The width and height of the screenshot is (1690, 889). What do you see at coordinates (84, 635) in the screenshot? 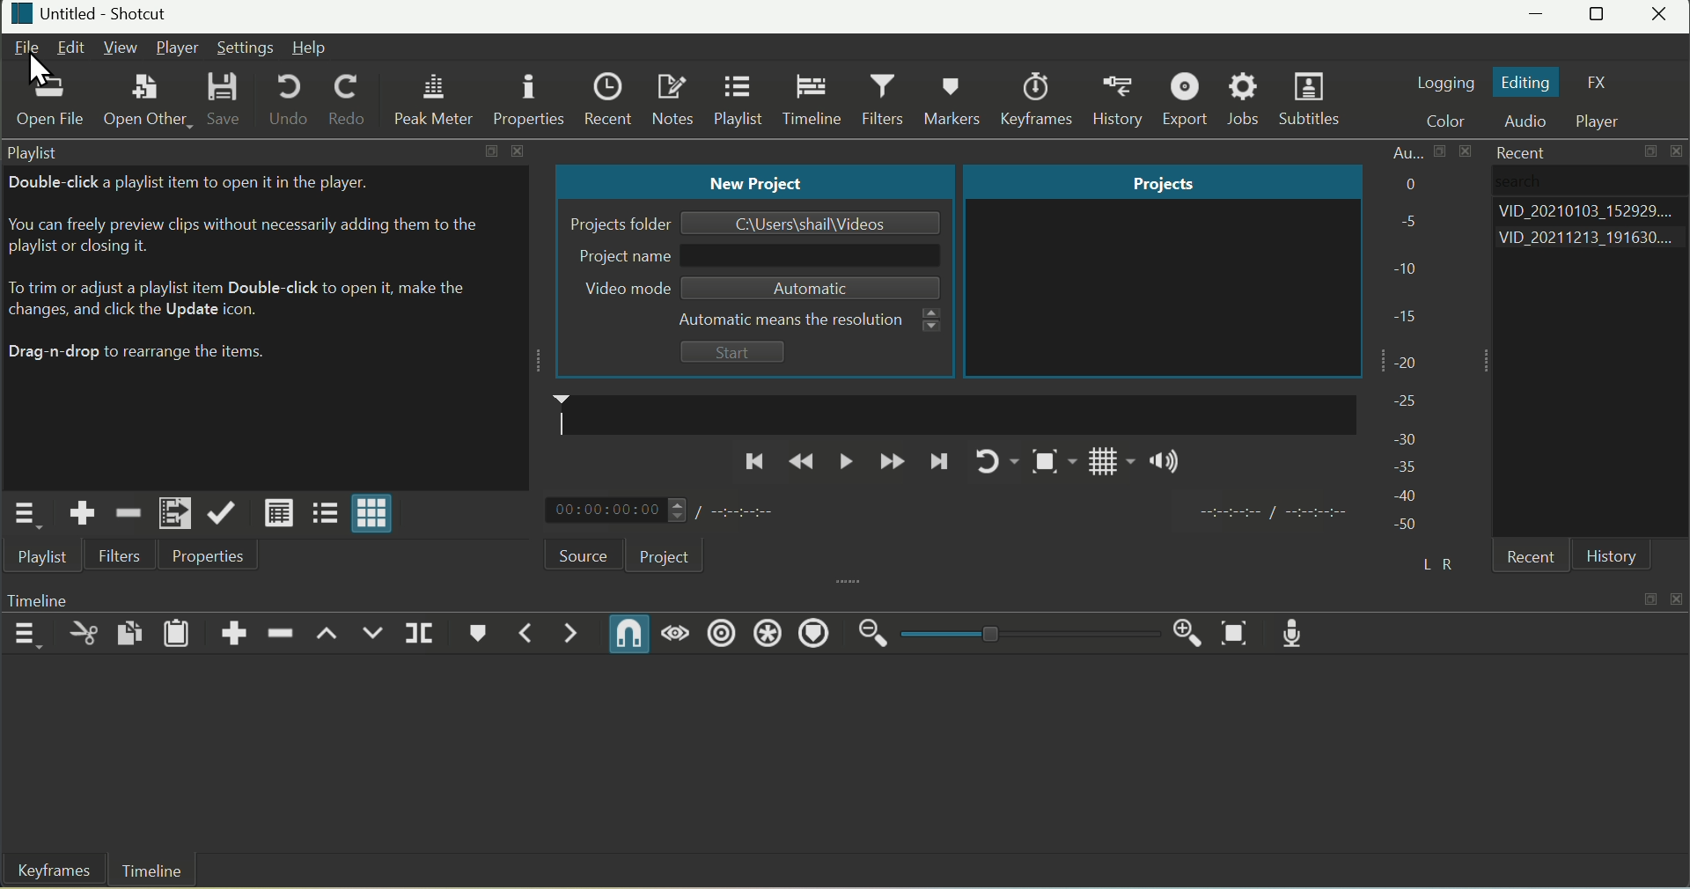
I see `Cut` at bounding box center [84, 635].